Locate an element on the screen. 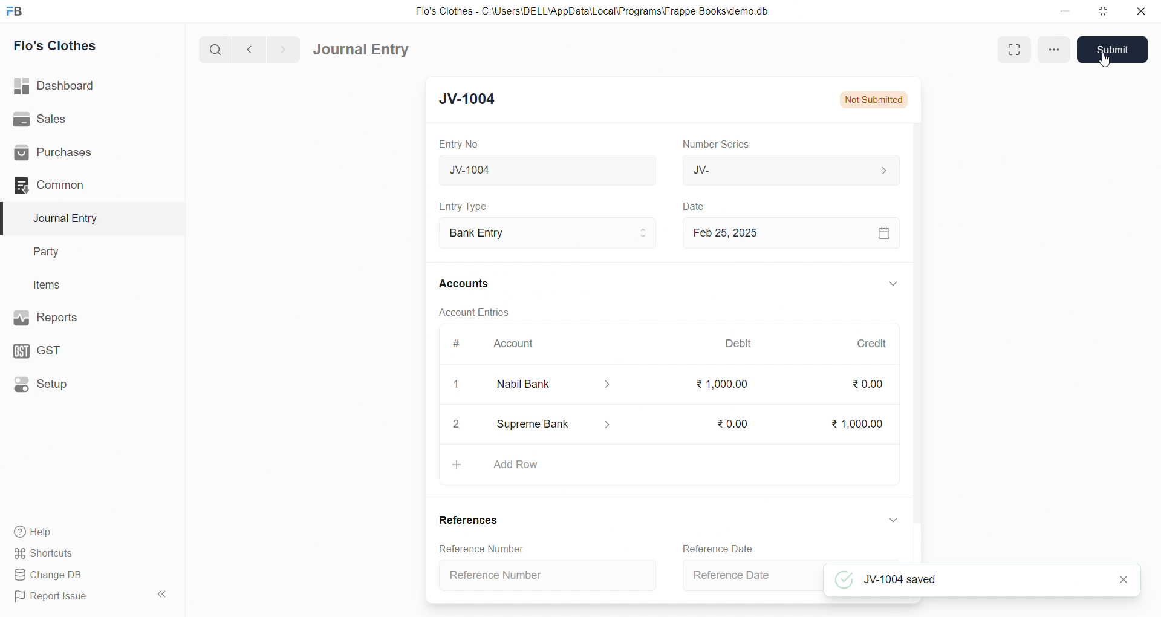  Help is located at coordinates (88, 531).